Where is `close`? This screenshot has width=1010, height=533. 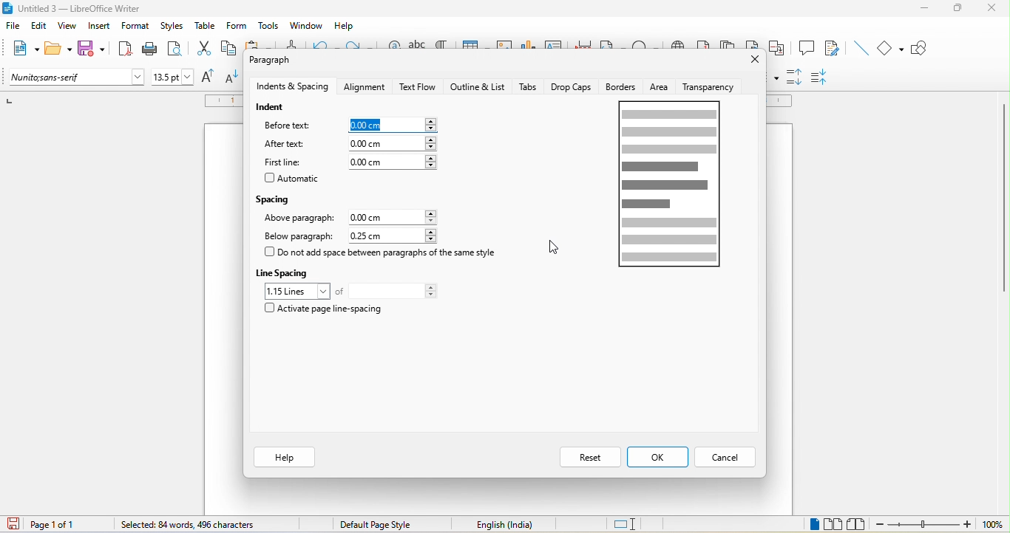 close is located at coordinates (989, 7).